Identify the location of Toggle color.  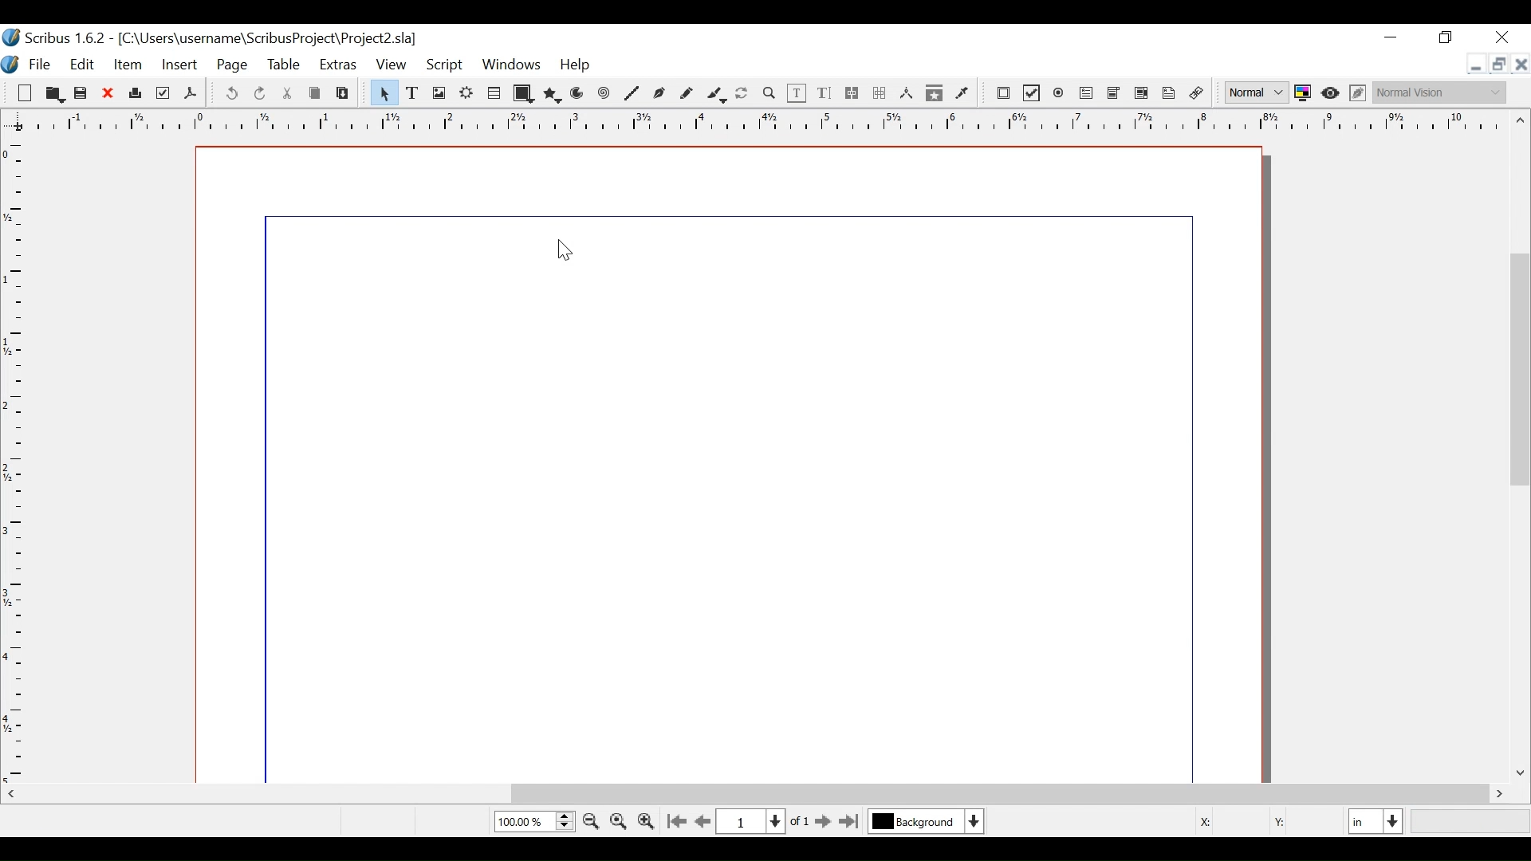
(1307, 92).